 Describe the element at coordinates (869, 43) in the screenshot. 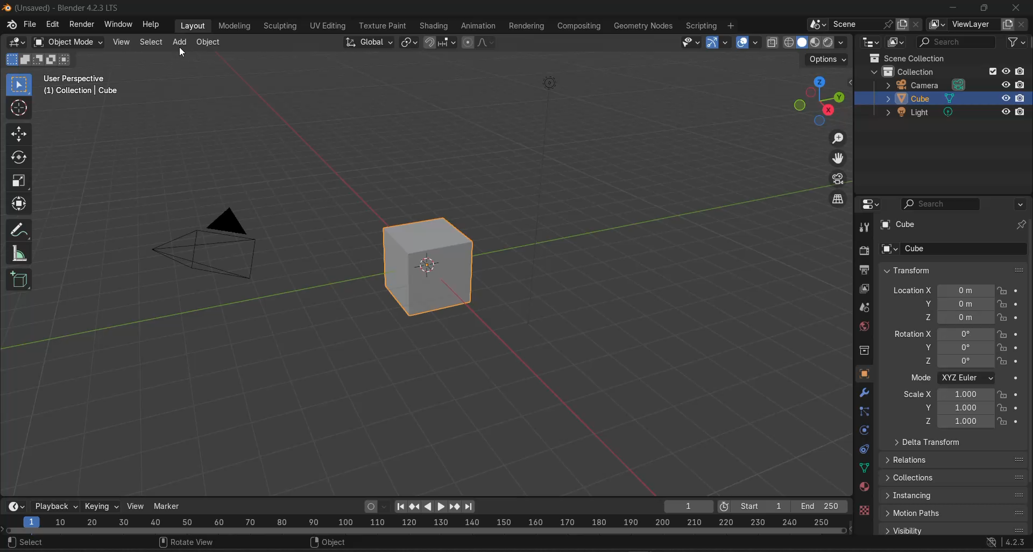

I see `editor type` at that location.